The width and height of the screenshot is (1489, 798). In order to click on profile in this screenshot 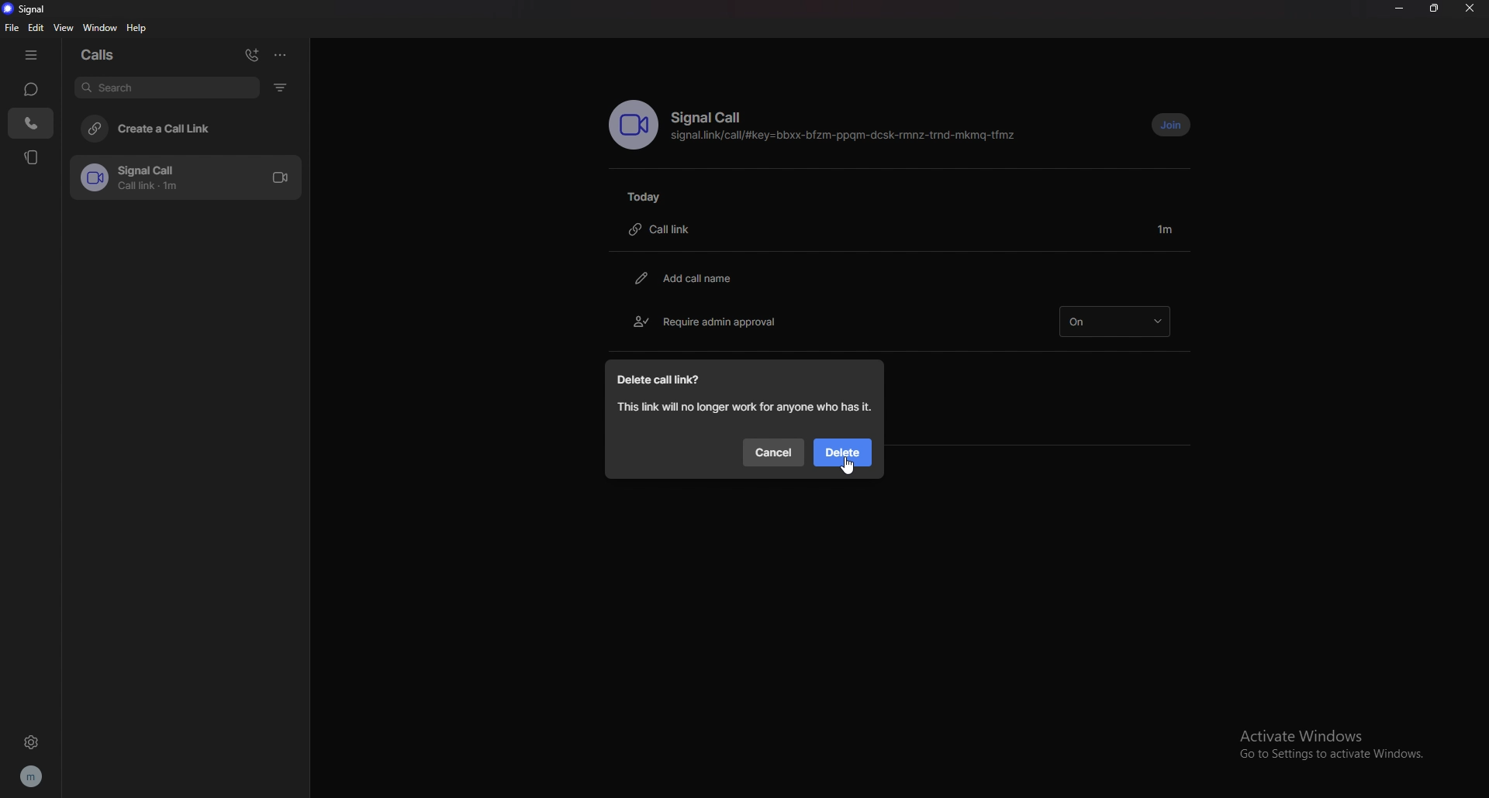, I will do `click(33, 776)`.